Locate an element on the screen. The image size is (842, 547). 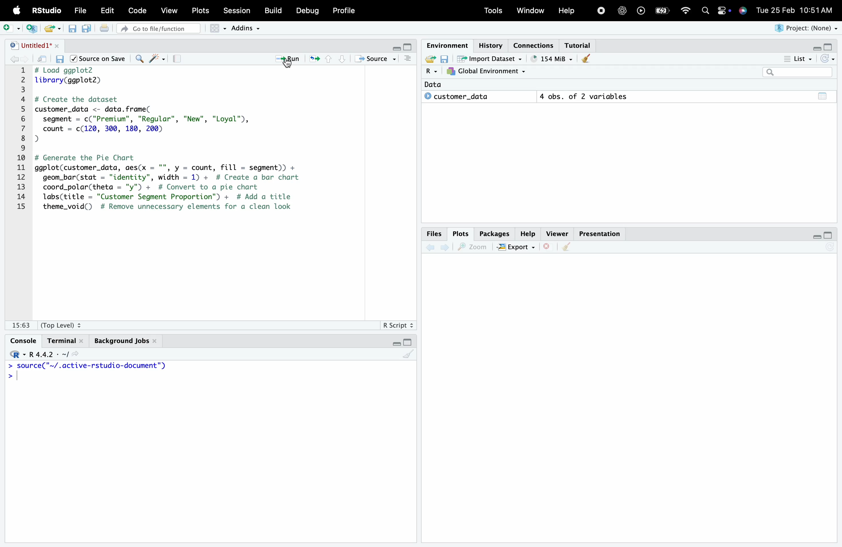
R.4.4.2  is located at coordinates (42, 353).